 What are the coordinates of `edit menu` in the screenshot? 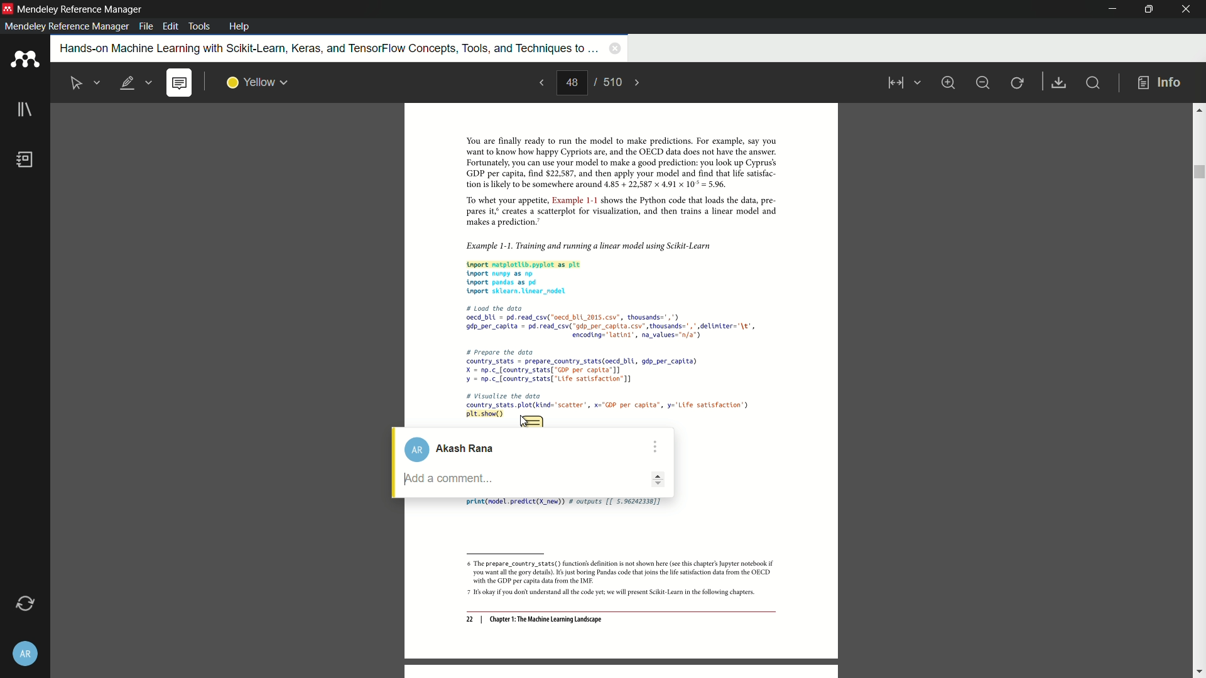 It's located at (172, 26).